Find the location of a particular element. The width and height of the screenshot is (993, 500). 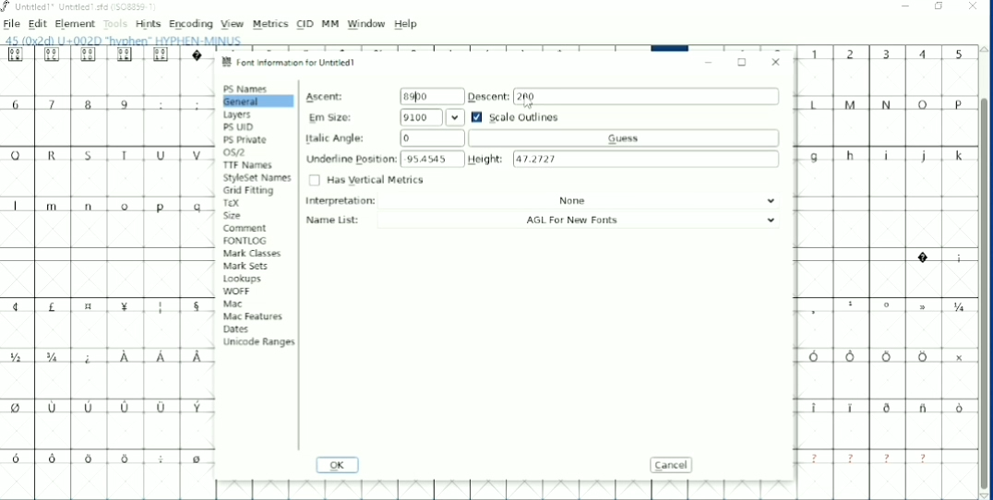

Grid Fitting is located at coordinates (250, 191).